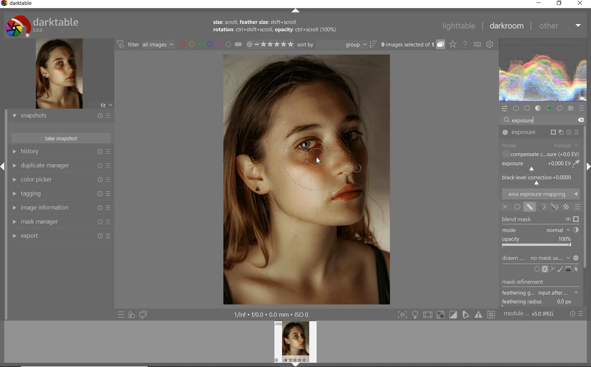 This screenshot has height=367, width=591. Describe the element at coordinates (295, 12) in the screenshot. I see `expand/collapse` at that location.